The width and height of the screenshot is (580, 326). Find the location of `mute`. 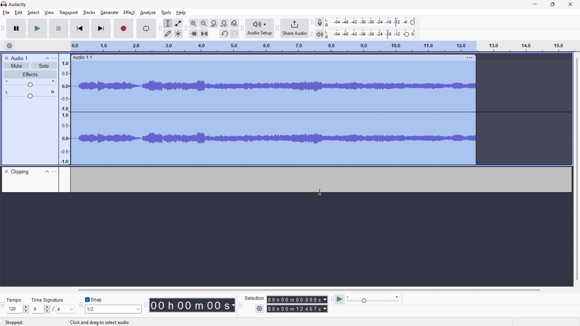

mute is located at coordinates (17, 66).